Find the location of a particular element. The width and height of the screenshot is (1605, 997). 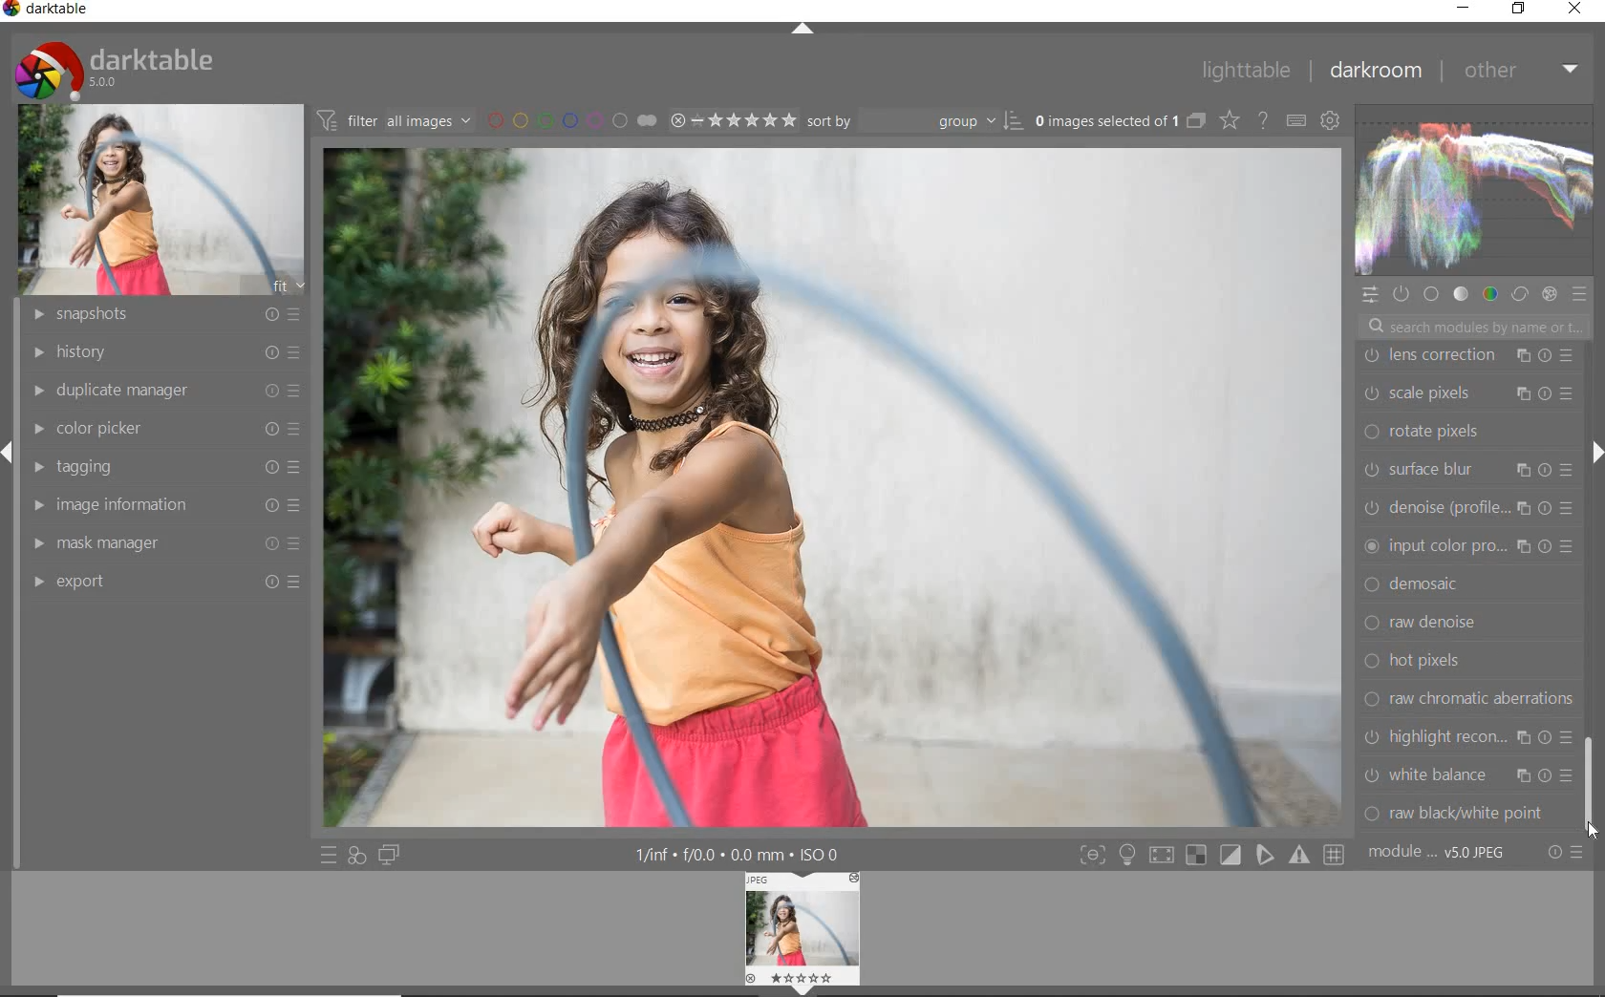

quick access for applying any of your styles is located at coordinates (356, 857).